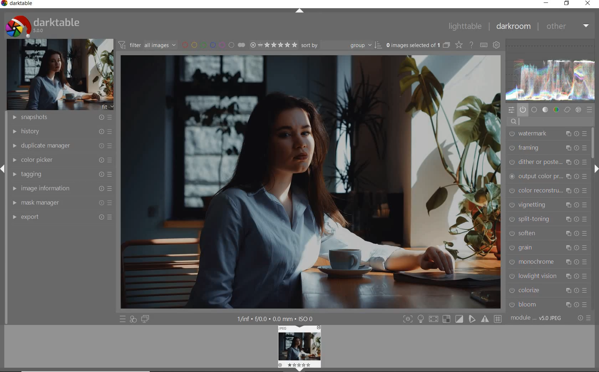 The height and width of the screenshot is (372, 599). Describe the element at coordinates (147, 45) in the screenshot. I see `filter all images` at that location.